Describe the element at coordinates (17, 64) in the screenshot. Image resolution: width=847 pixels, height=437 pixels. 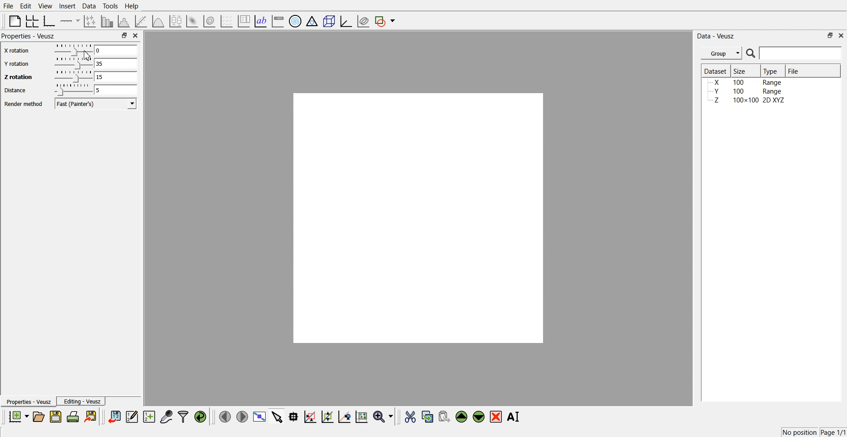
I see `Y rotation` at that location.